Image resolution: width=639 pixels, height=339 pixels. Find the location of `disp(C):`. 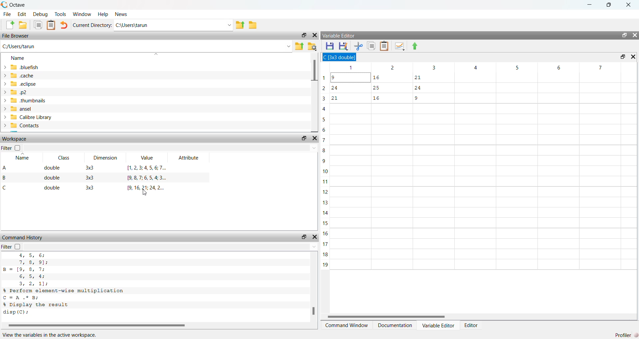

disp(C): is located at coordinates (17, 313).